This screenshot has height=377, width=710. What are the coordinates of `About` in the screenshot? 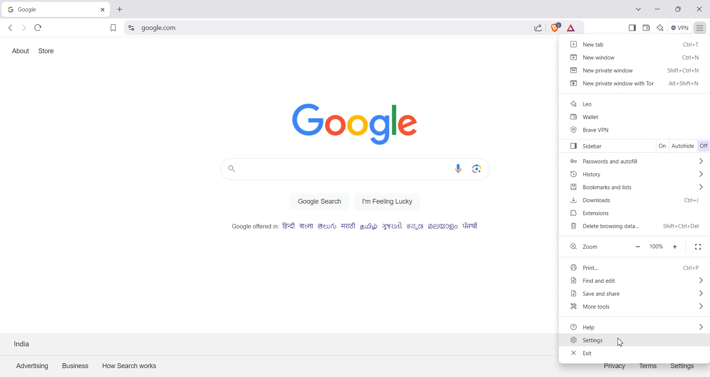 It's located at (20, 51).